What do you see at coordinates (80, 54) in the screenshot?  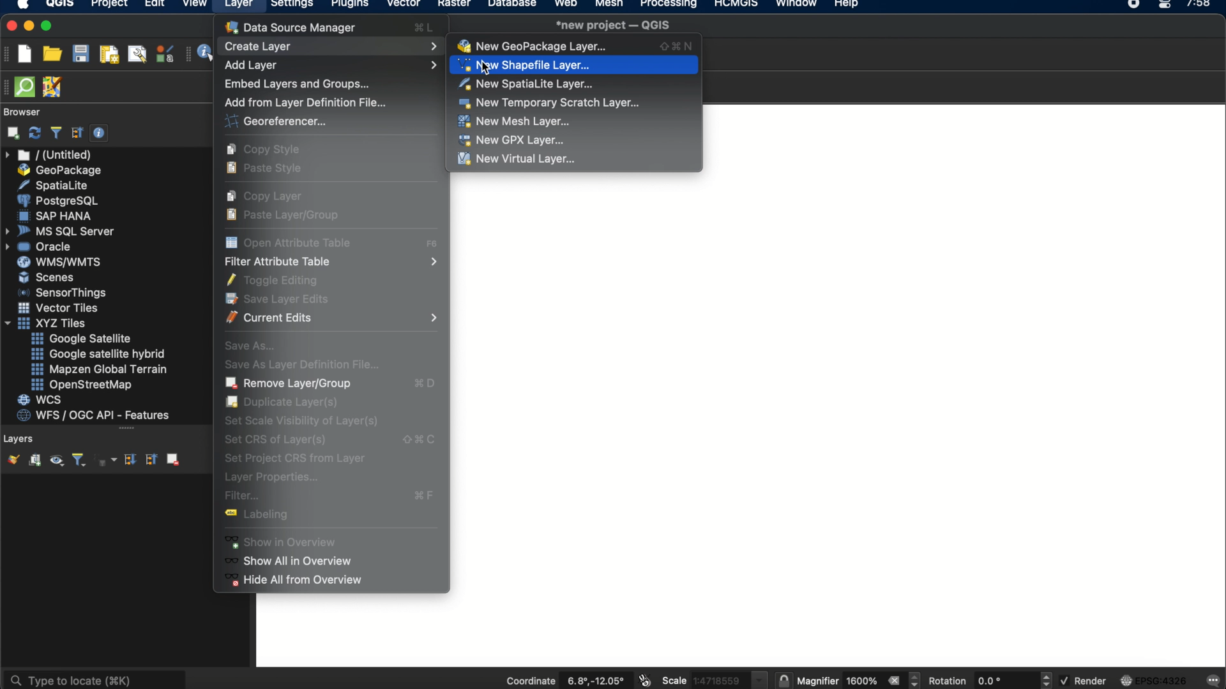 I see `save project` at bounding box center [80, 54].